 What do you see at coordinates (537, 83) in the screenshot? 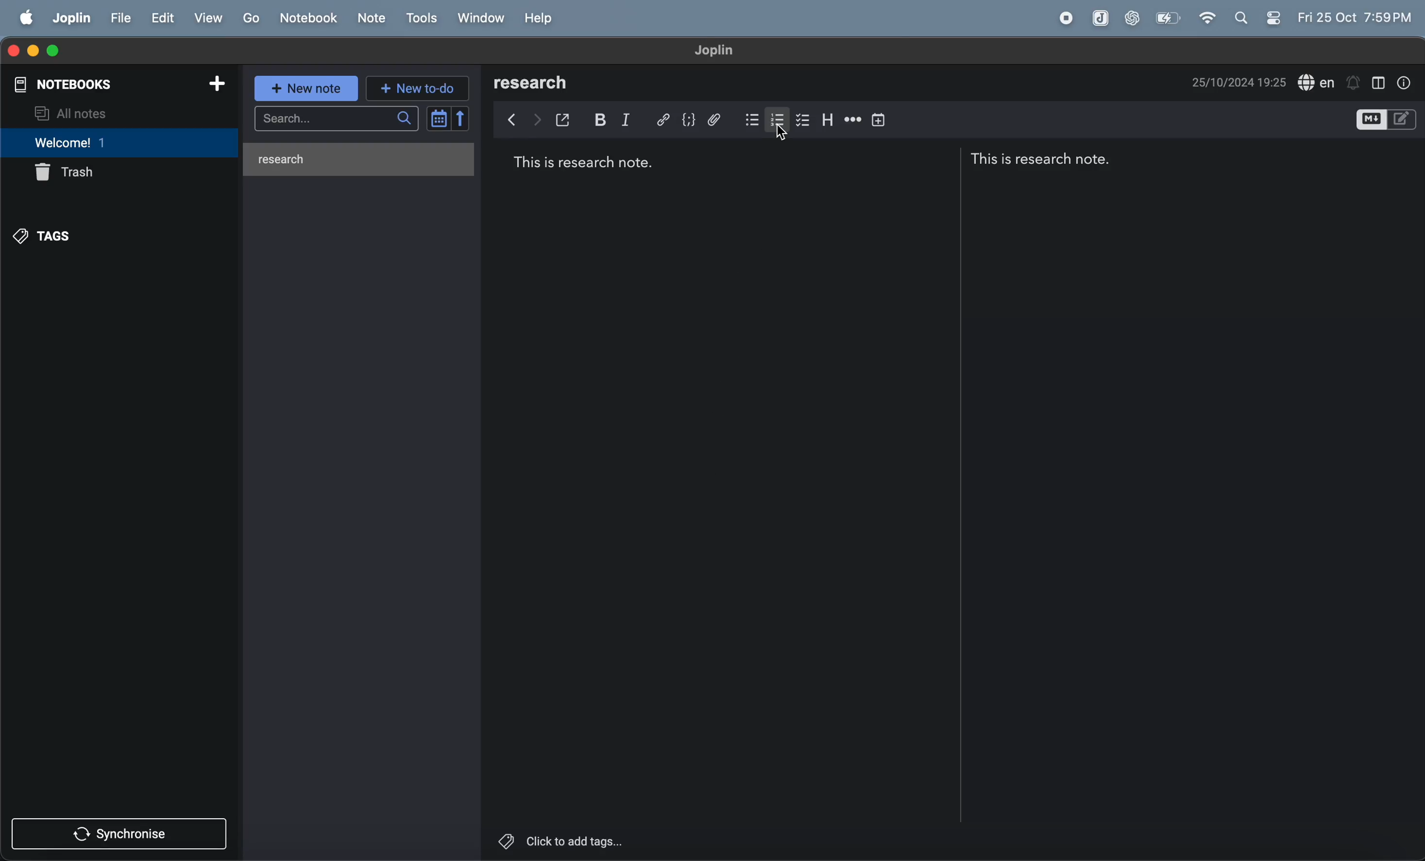
I see `research` at bounding box center [537, 83].